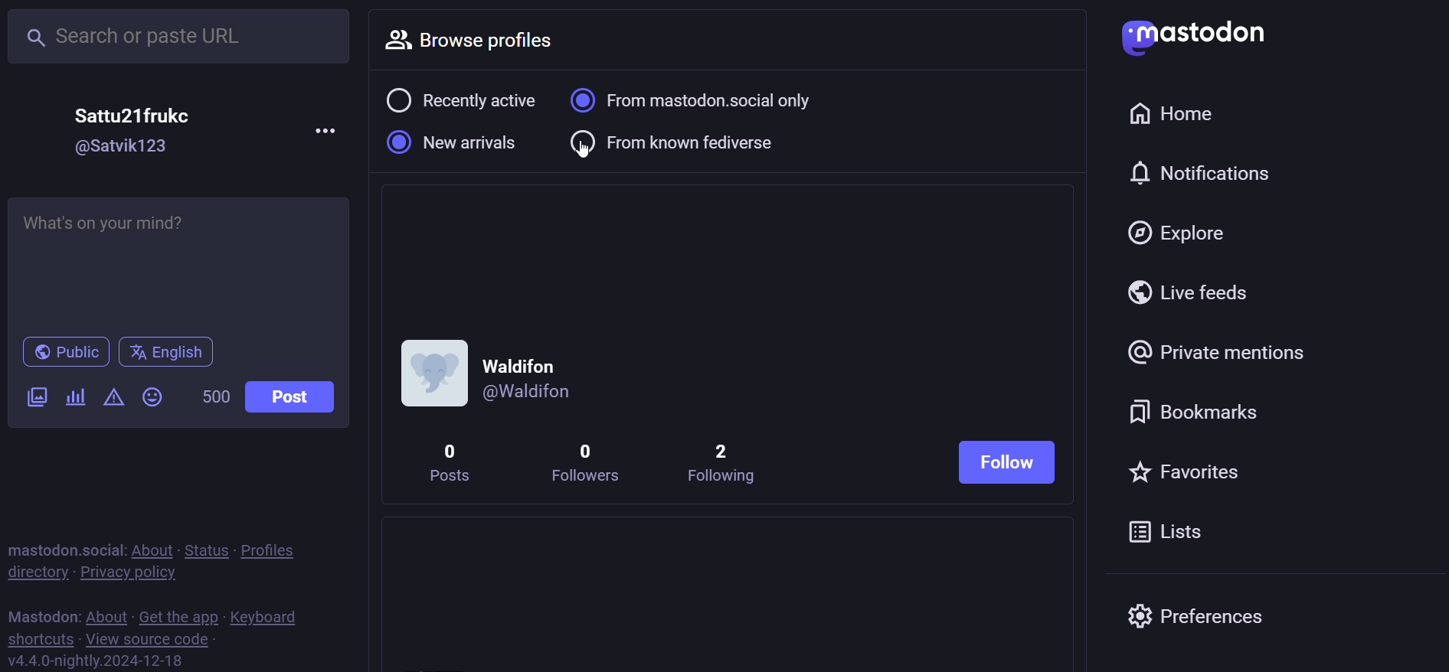 The image size is (1449, 672). What do you see at coordinates (1171, 113) in the screenshot?
I see `home` at bounding box center [1171, 113].